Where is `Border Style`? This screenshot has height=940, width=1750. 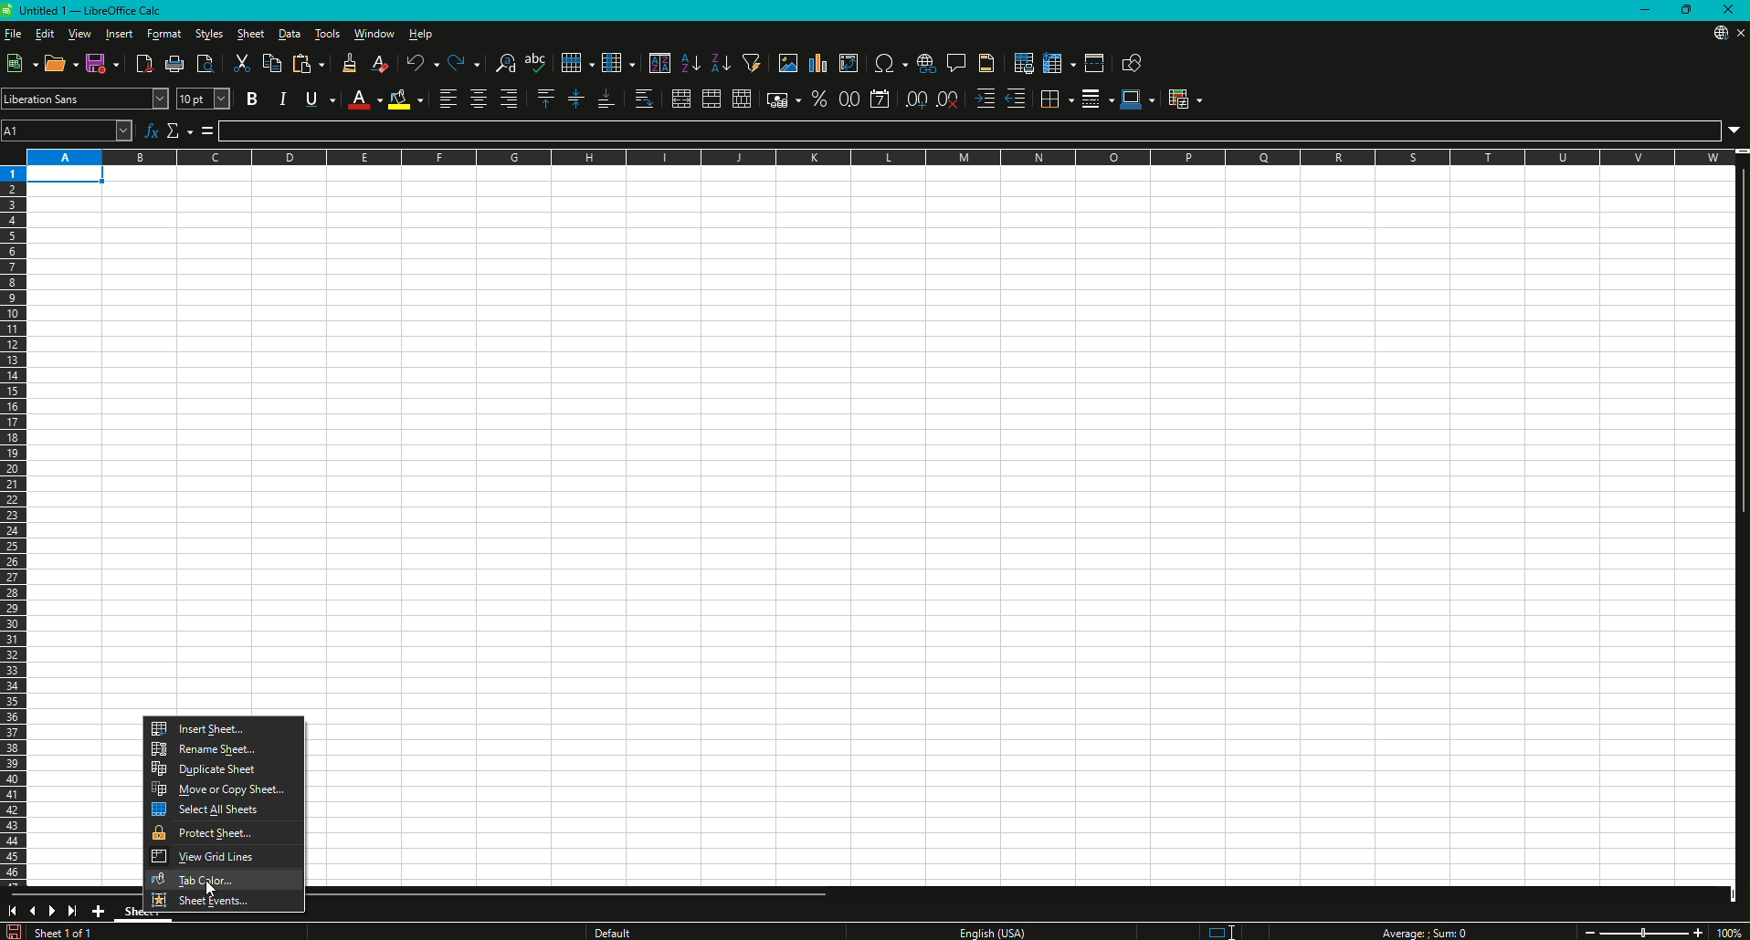 Border Style is located at coordinates (1097, 99).